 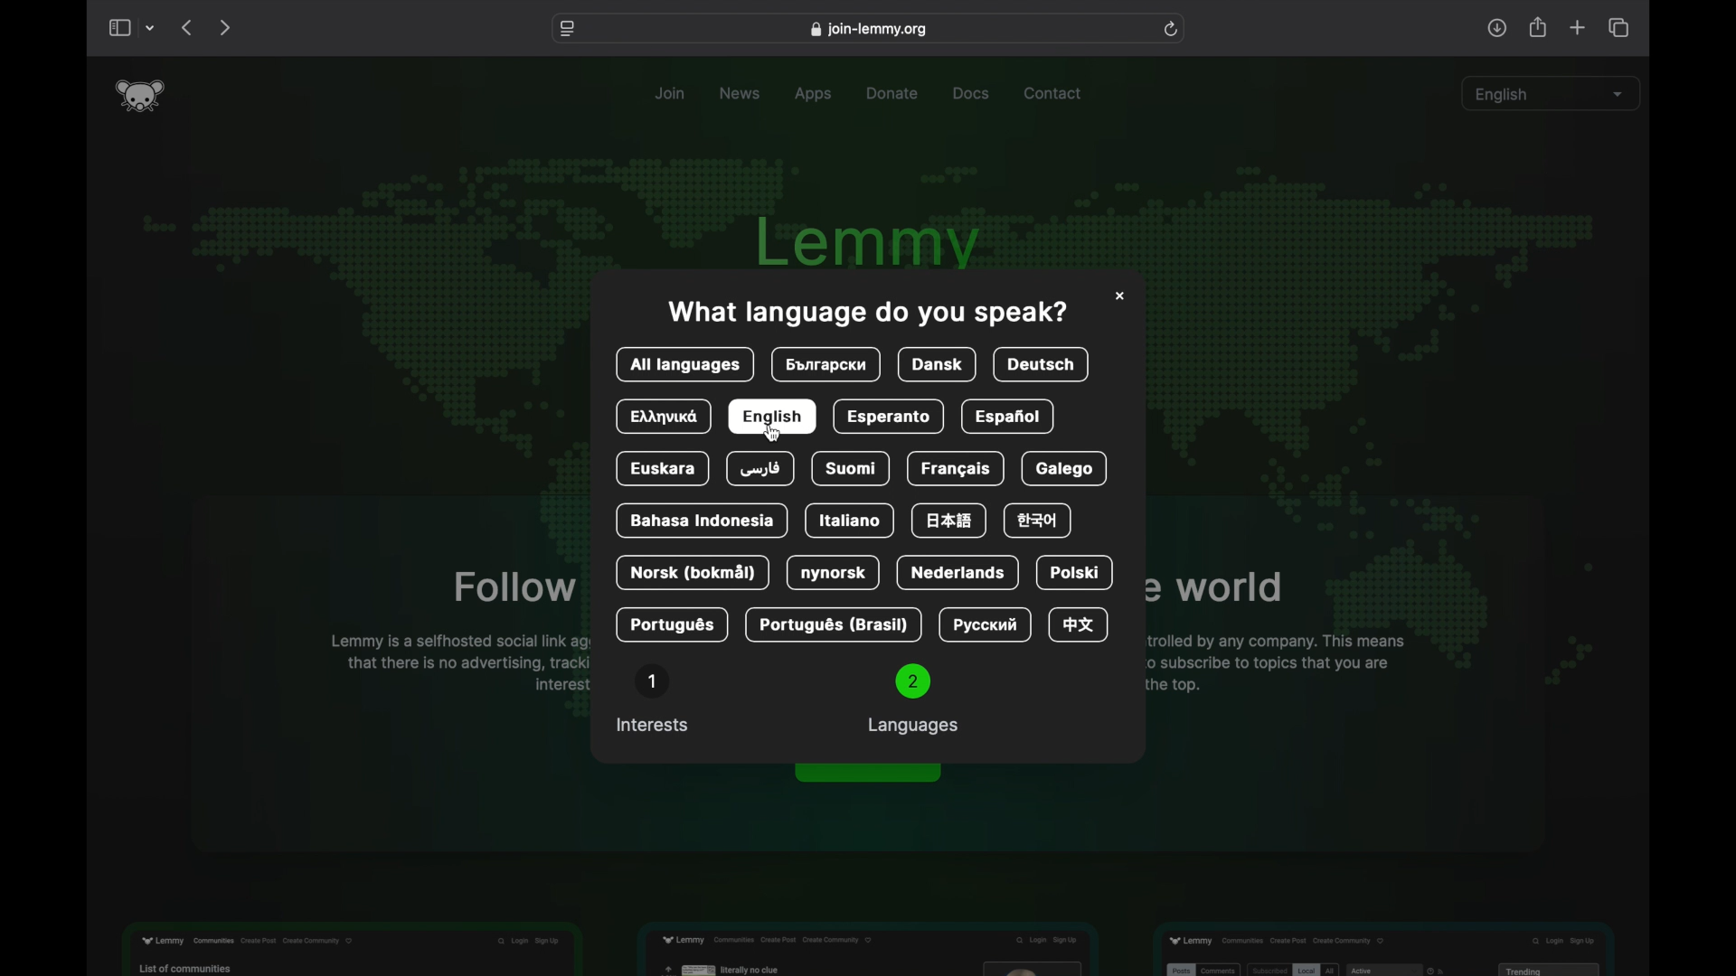 What do you see at coordinates (1550, 94) in the screenshot?
I see `english` at bounding box center [1550, 94].